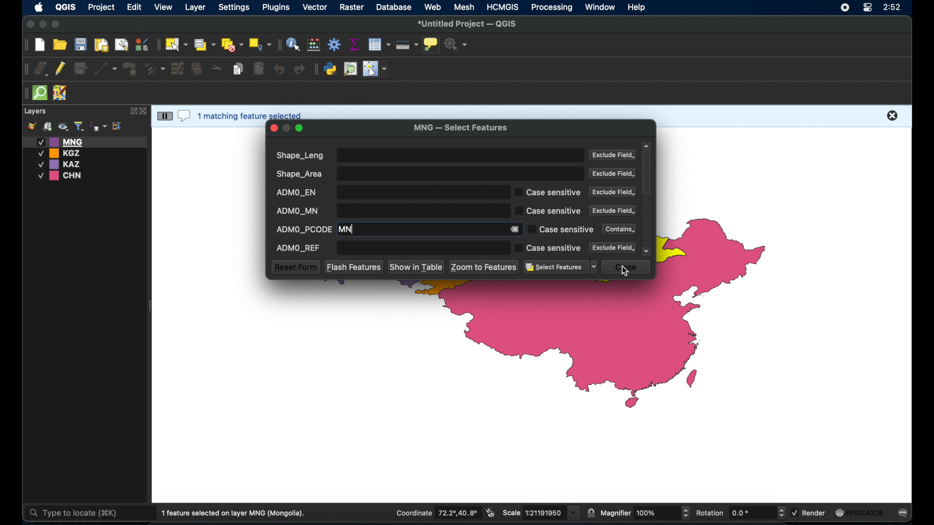  What do you see at coordinates (101, 44) in the screenshot?
I see `print layout` at bounding box center [101, 44].